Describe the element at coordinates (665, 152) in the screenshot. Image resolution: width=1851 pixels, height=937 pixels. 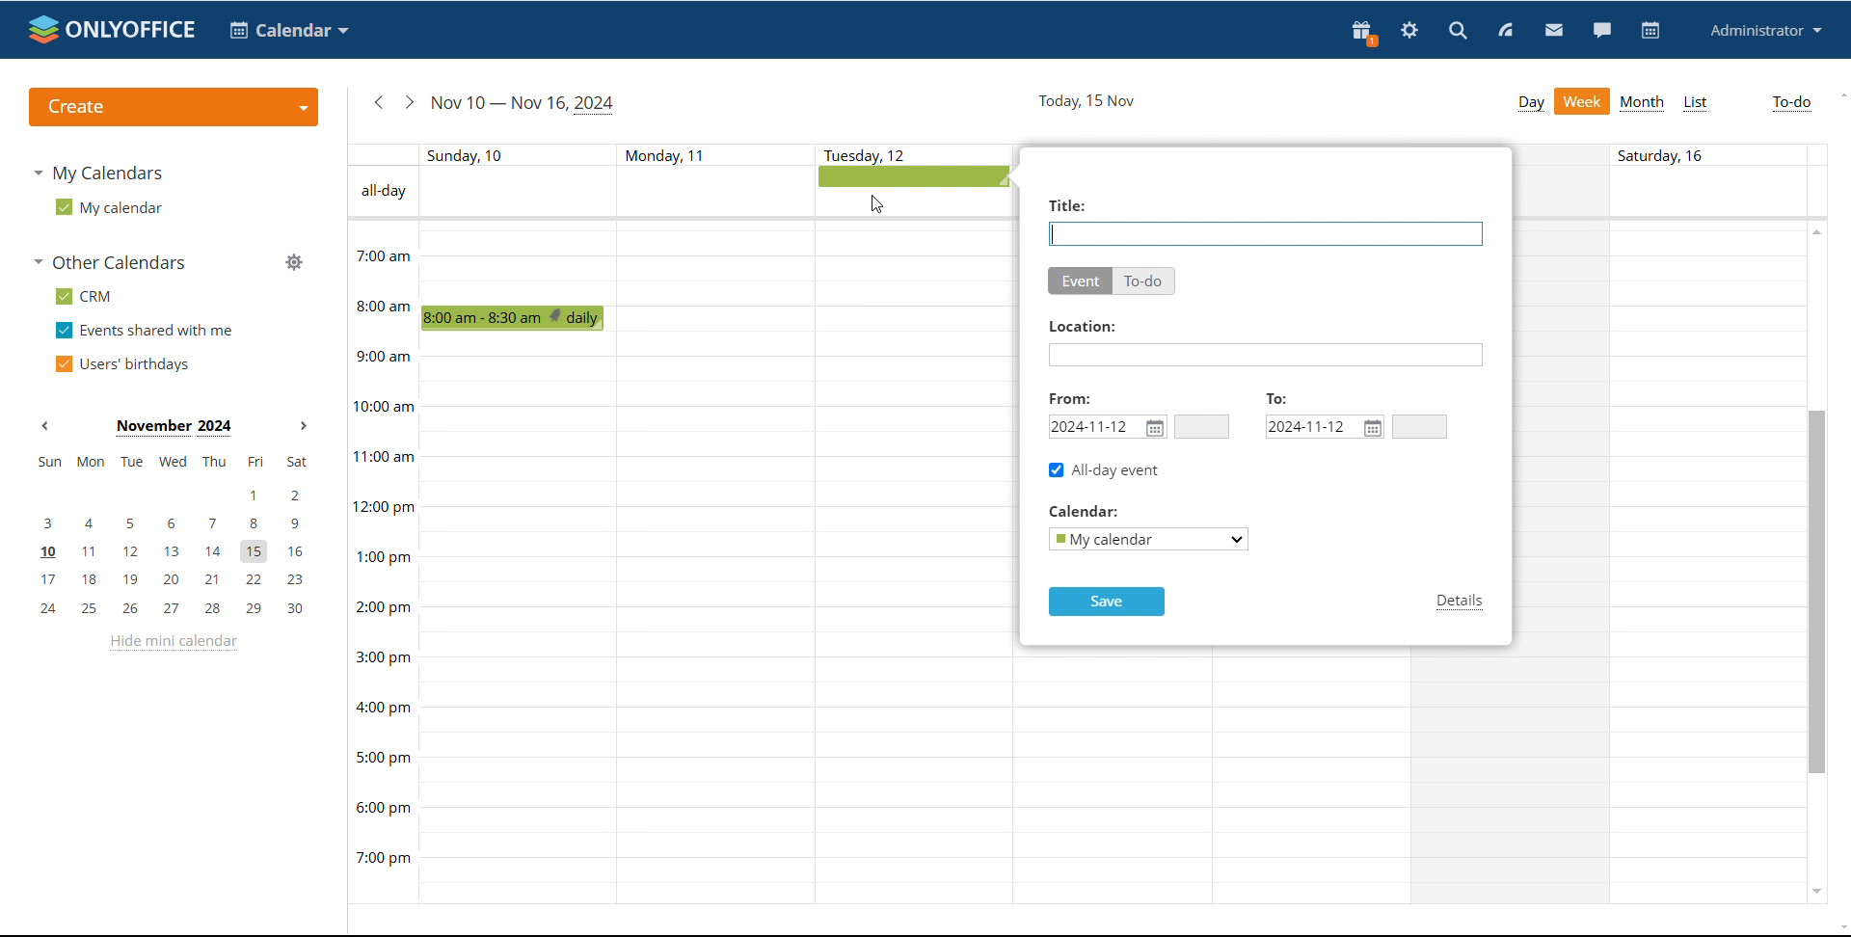
I see `text` at that location.